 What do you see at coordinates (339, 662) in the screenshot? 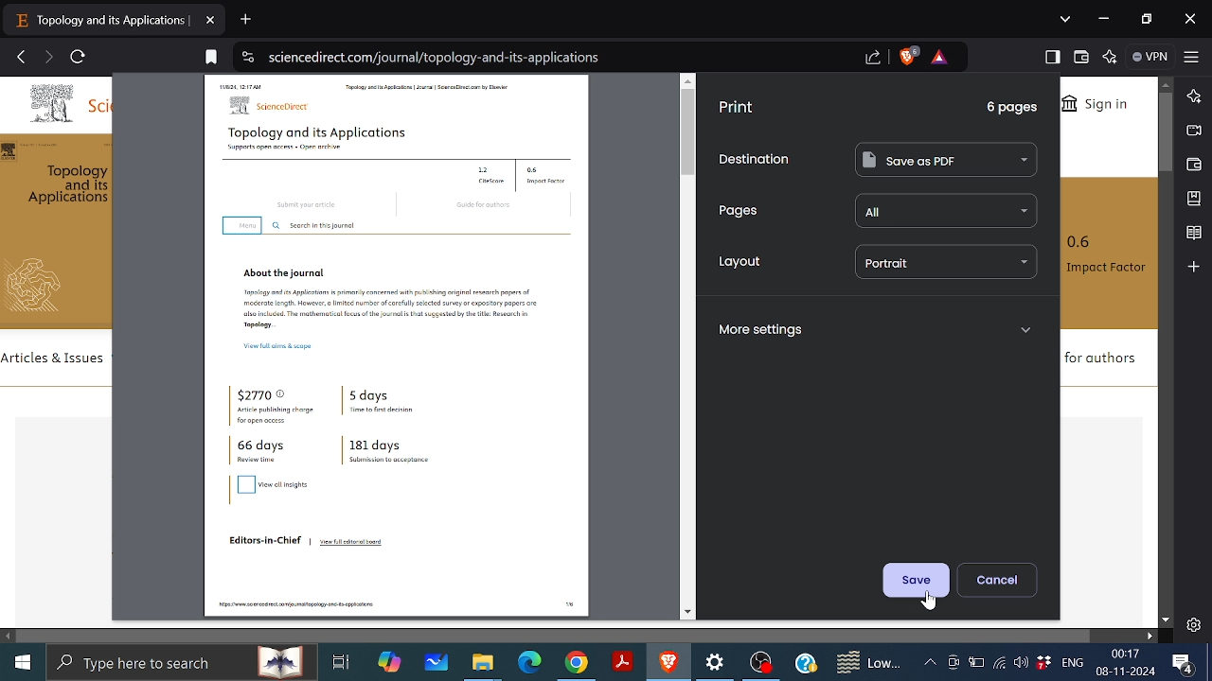
I see `Task View` at bounding box center [339, 662].